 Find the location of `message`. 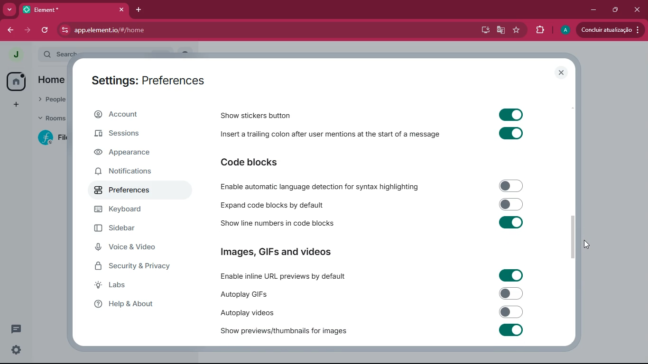

message is located at coordinates (16, 328).